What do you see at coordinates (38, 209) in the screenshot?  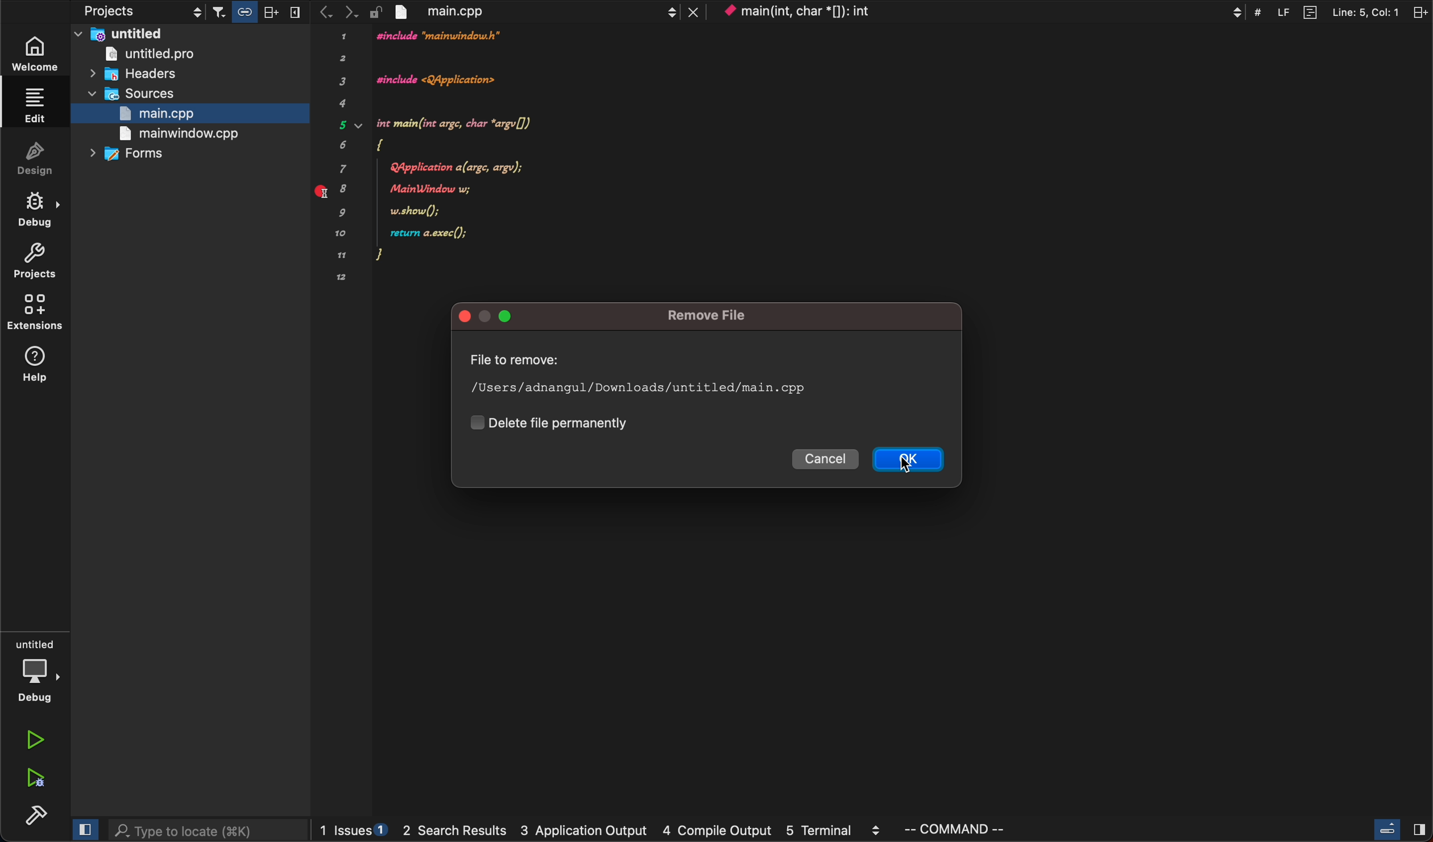 I see `debug` at bounding box center [38, 209].